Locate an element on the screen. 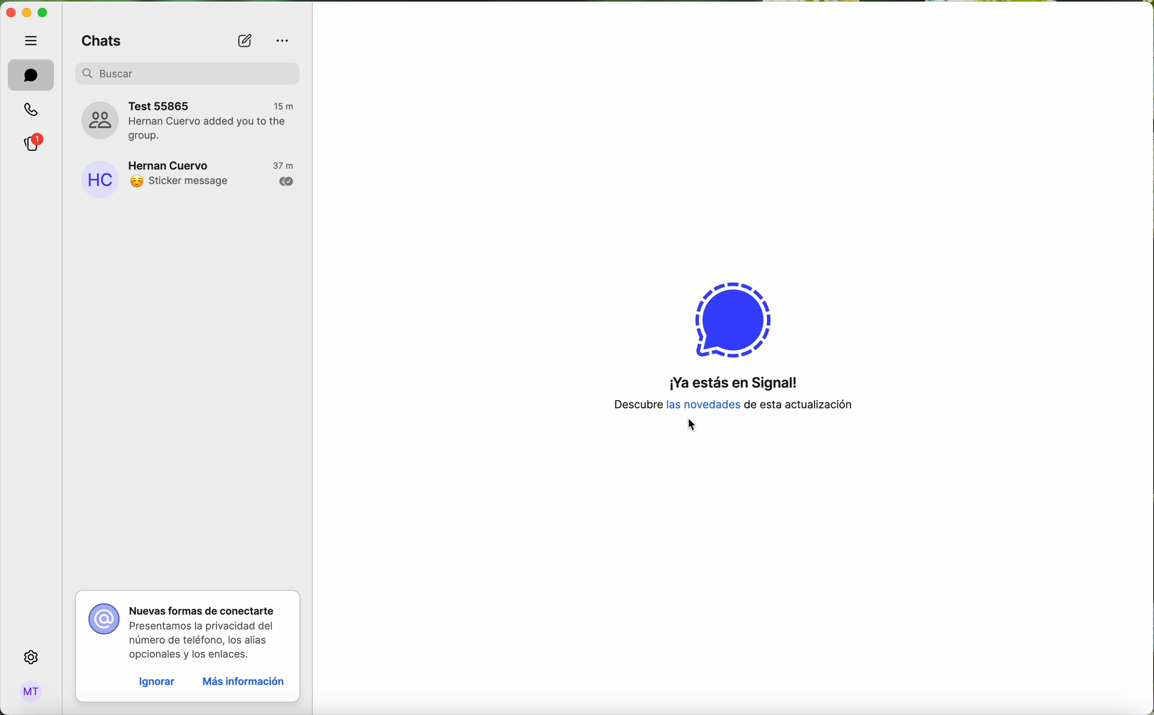 This screenshot has height=715, width=1154. ignorar is located at coordinates (156, 682).